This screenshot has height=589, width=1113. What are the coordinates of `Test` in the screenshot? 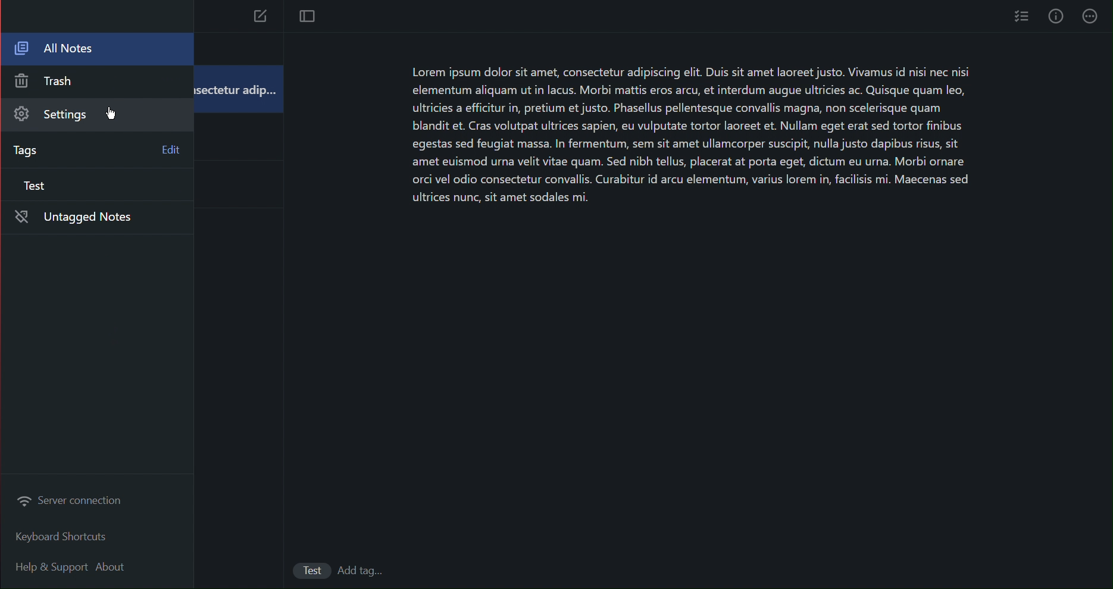 It's located at (40, 187).